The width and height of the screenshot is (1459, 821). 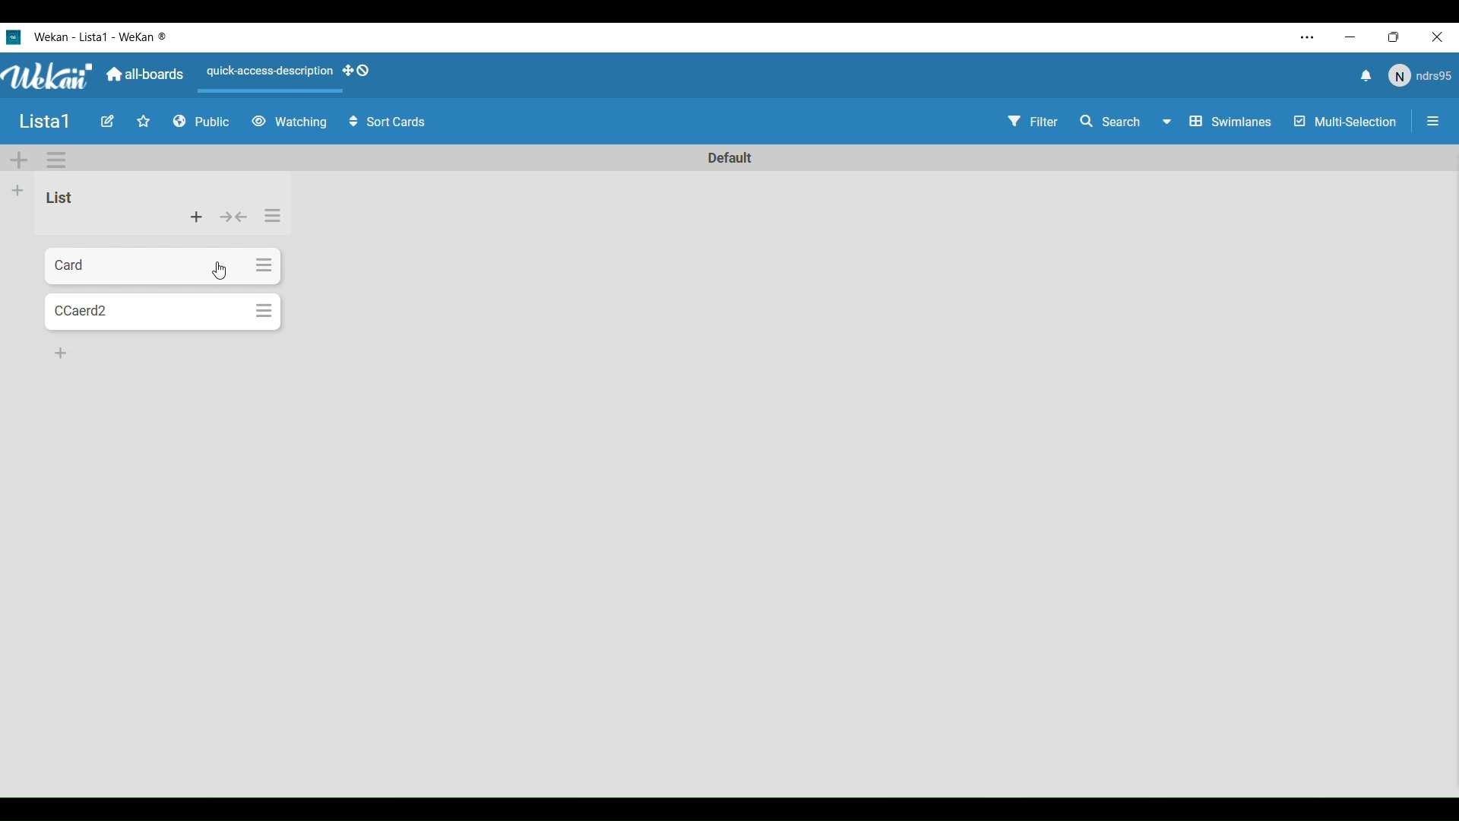 What do you see at coordinates (220, 270) in the screenshot?
I see `Cursor` at bounding box center [220, 270].